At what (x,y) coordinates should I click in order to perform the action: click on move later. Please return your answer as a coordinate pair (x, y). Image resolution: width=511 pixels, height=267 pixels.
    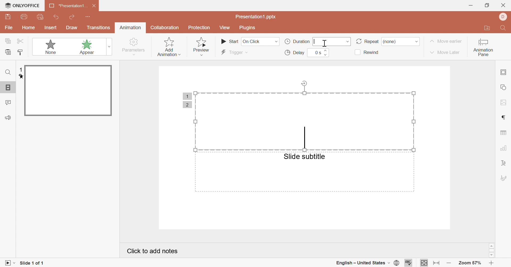
    Looking at the image, I should click on (445, 52).